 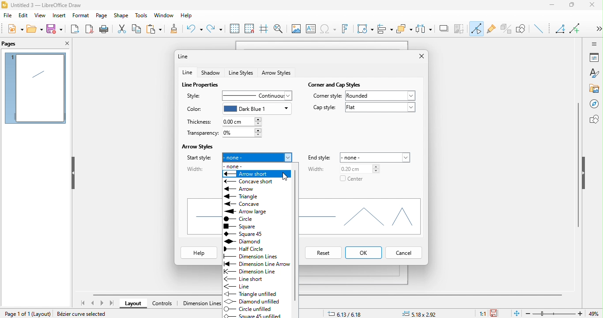 What do you see at coordinates (250, 309) in the screenshot?
I see `circle unfilled` at bounding box center [250, 309].